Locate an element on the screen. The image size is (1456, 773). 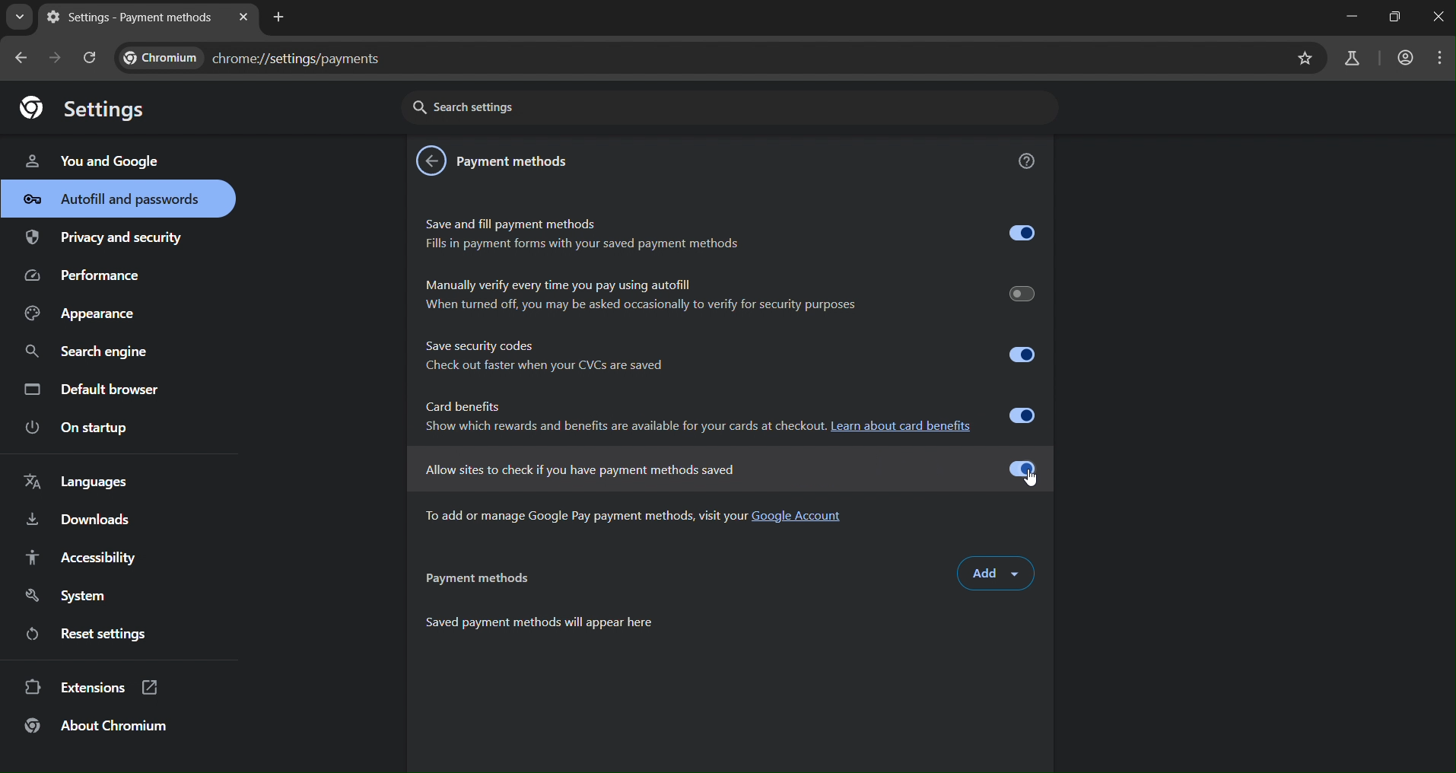
languages is located at coordinates (74, 482).